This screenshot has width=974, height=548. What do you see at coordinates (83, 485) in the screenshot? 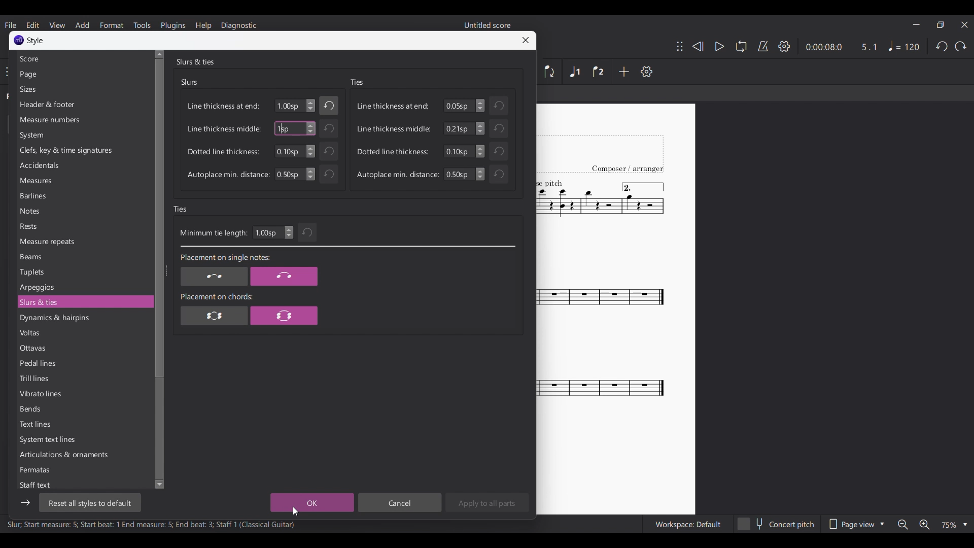
I see `Staff text` at bounding box center [83, 485].